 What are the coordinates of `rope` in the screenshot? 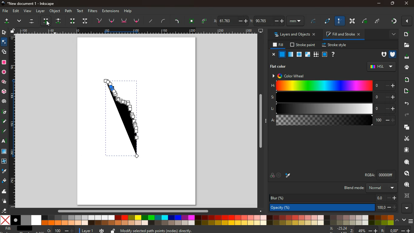 It's located at (328, 21).